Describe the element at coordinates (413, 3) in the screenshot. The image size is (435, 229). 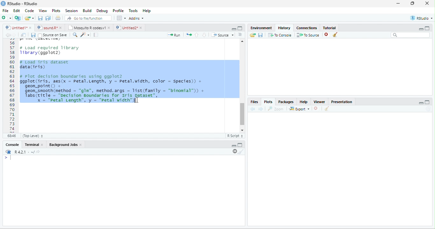
I see `resize` at that location.